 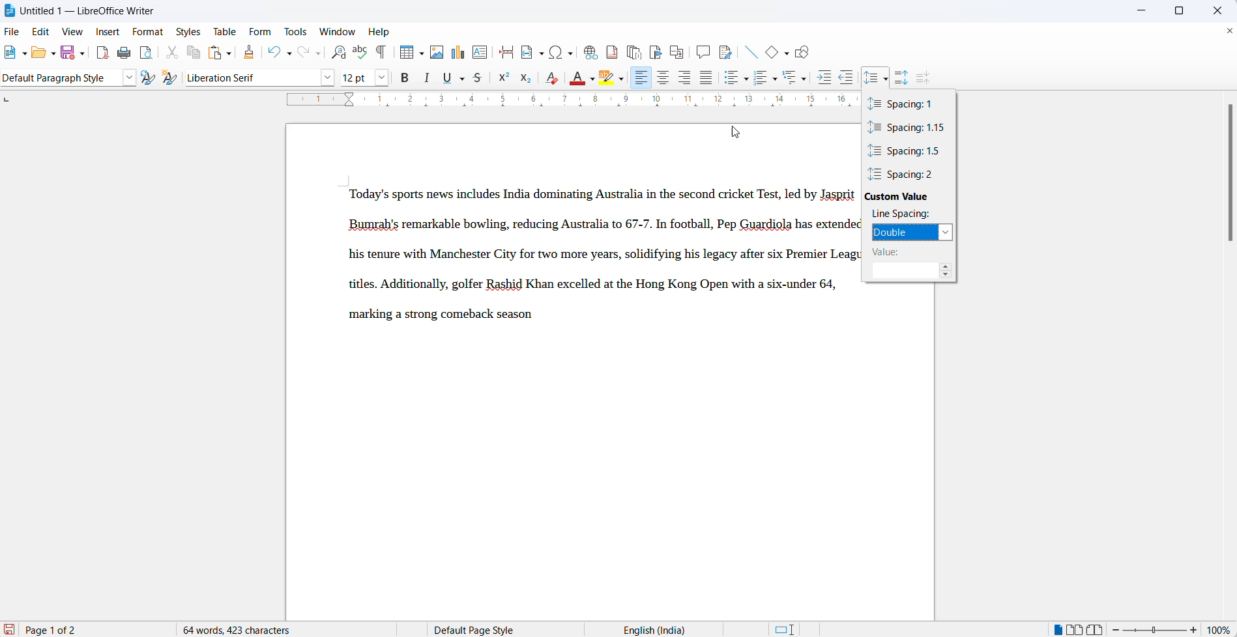 I want to click on find and relace, so click(x=339, y=53).